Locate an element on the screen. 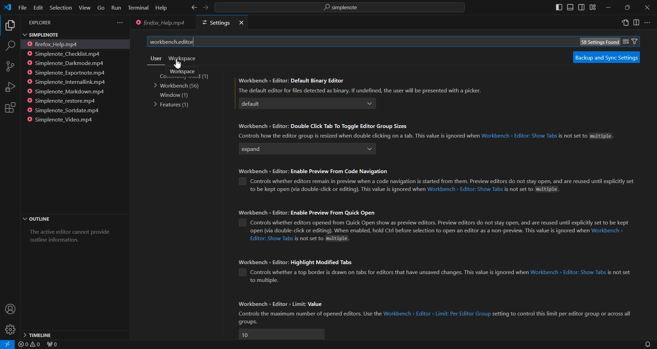 Image resolution: width=657 pixels, height=349 pixels. Open a remote window is located at coordinates (6, 344).